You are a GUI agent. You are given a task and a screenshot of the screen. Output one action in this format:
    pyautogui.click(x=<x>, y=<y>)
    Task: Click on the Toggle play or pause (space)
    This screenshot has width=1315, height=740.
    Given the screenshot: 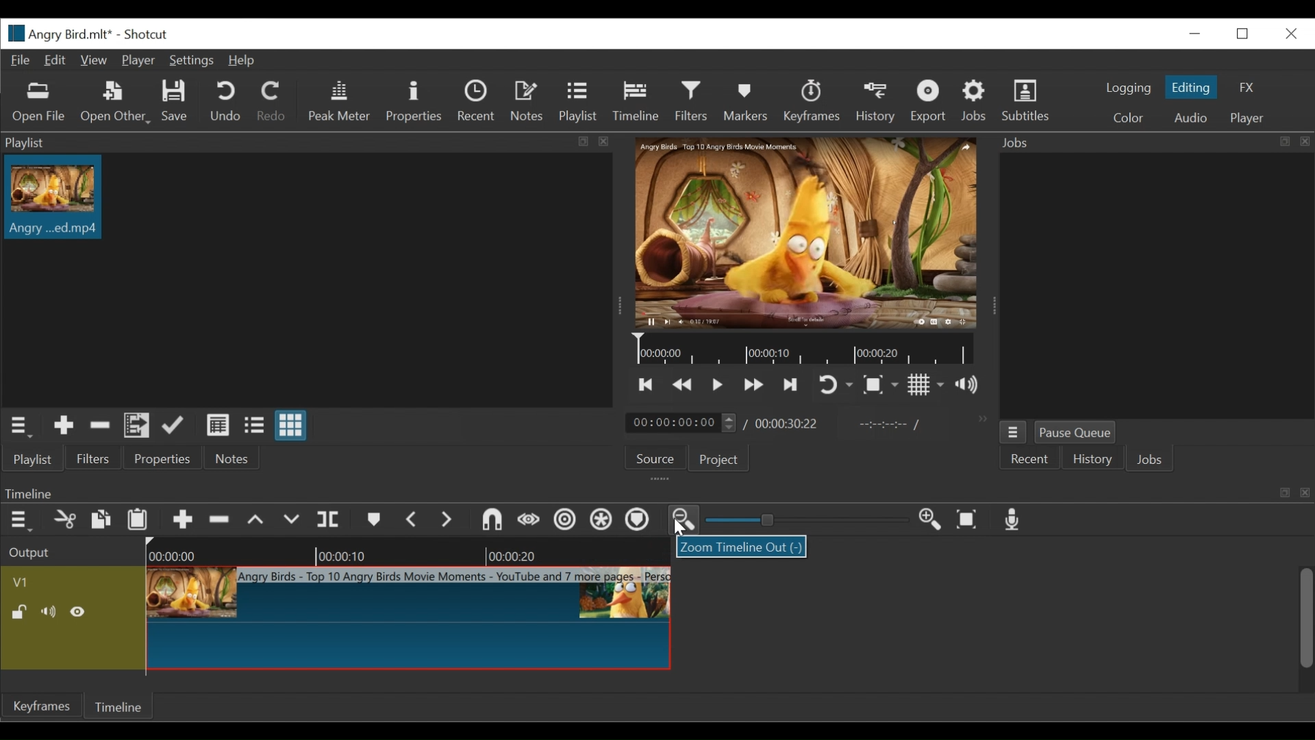 What is the action you would take?
    pyautogui.click(x=717, y=385)
    